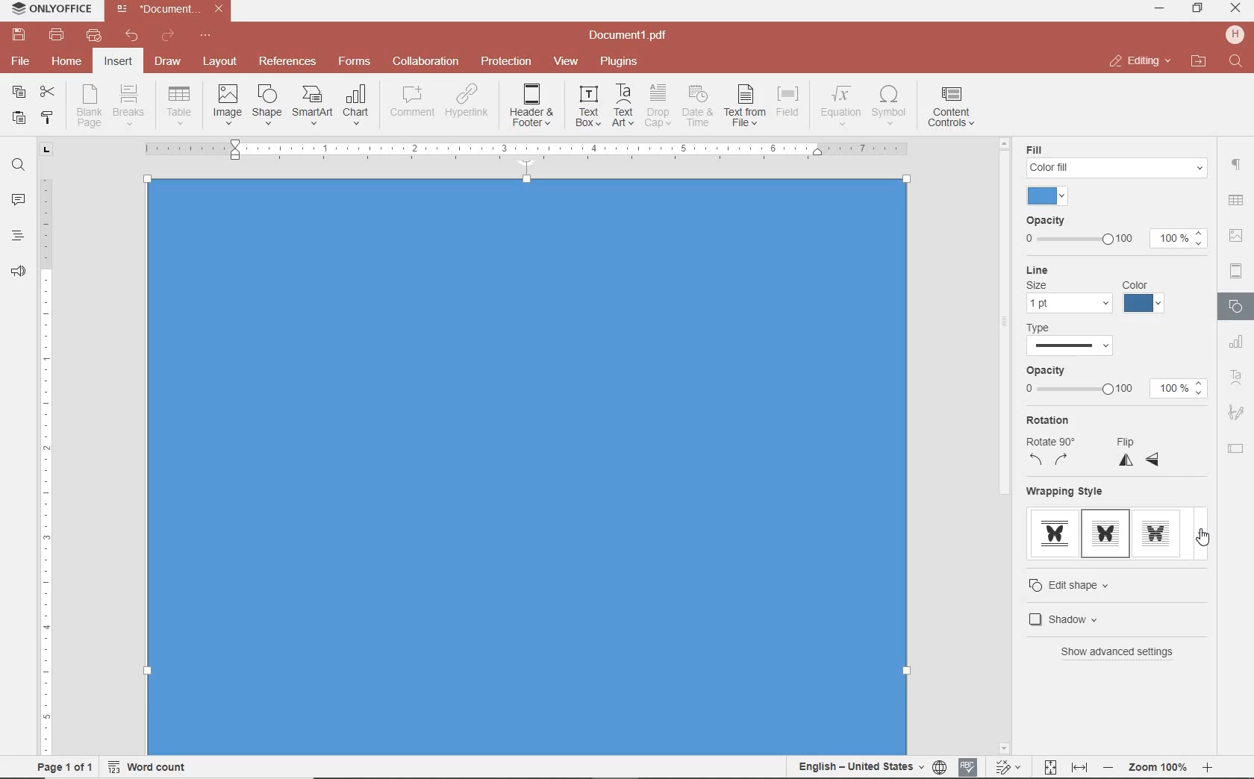  Describe the element at coordinates (587, 105) in the screenshot. I see `INSERT TEXT BOX` at that location.